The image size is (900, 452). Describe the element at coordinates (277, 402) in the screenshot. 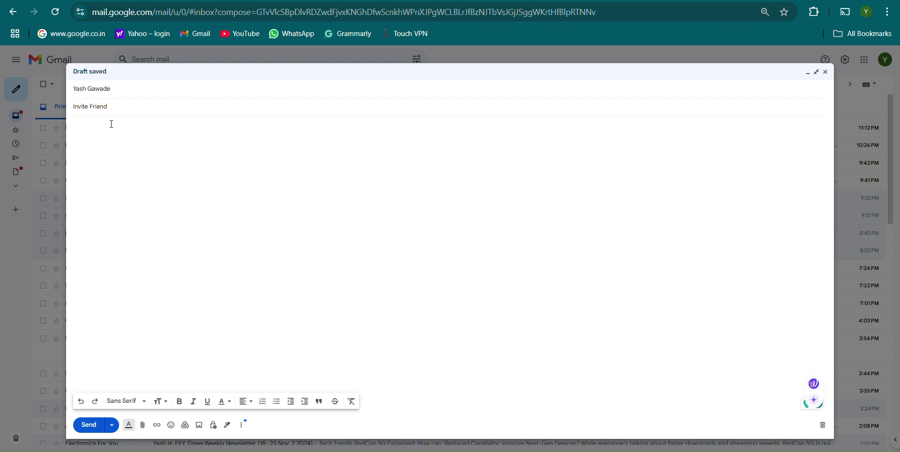

I see `Bulleted list` at that location.